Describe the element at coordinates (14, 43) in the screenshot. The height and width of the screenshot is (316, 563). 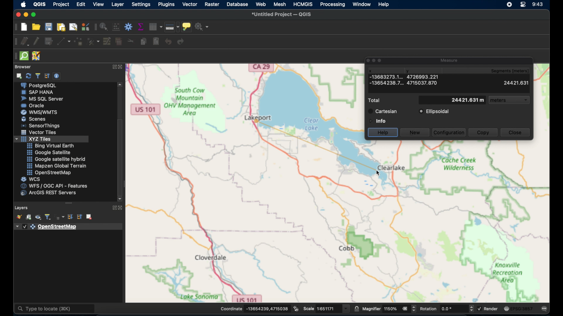
I see `digitizing toolbar` at that location.